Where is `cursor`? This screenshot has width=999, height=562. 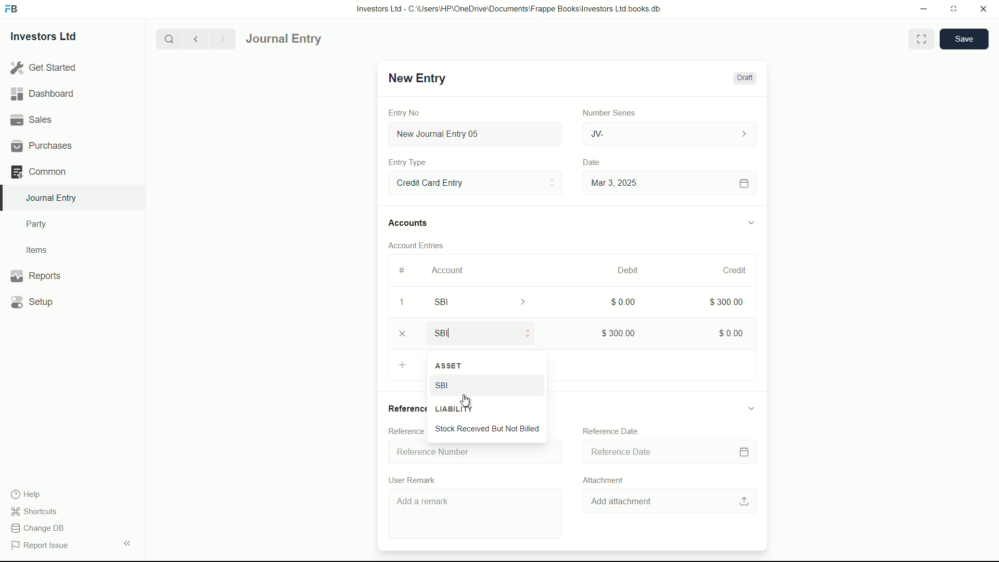
cursor is located at coordinates (465, 399).